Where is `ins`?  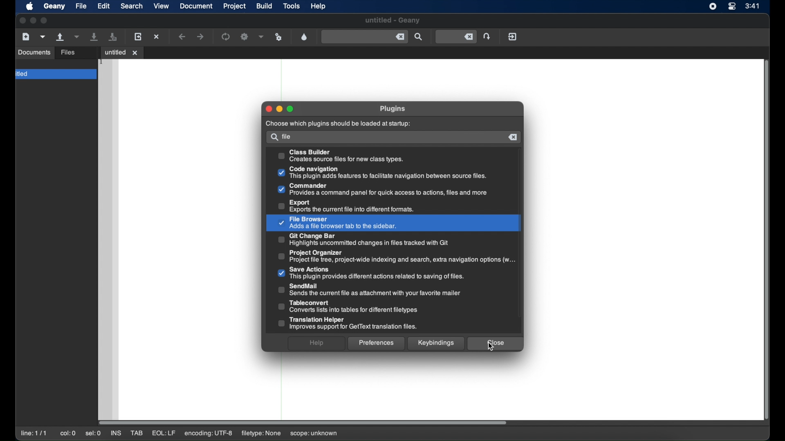
ins is located at coordinates (117, 433).